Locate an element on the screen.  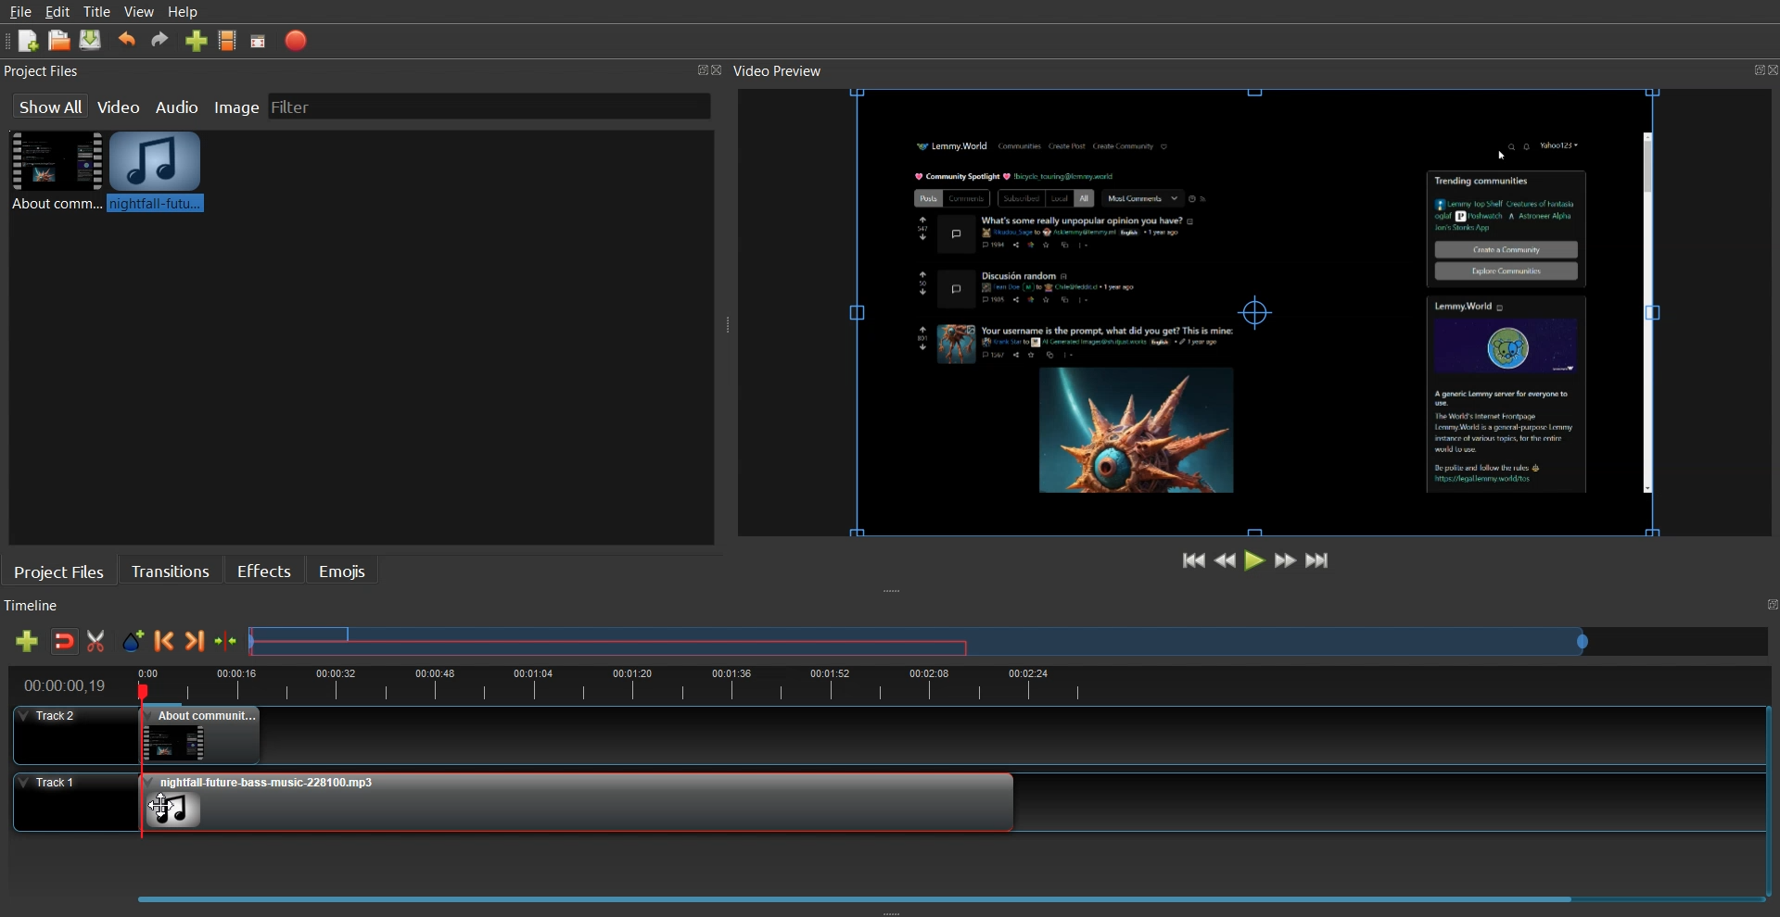
Selected files is located at coordinates (617, 635).